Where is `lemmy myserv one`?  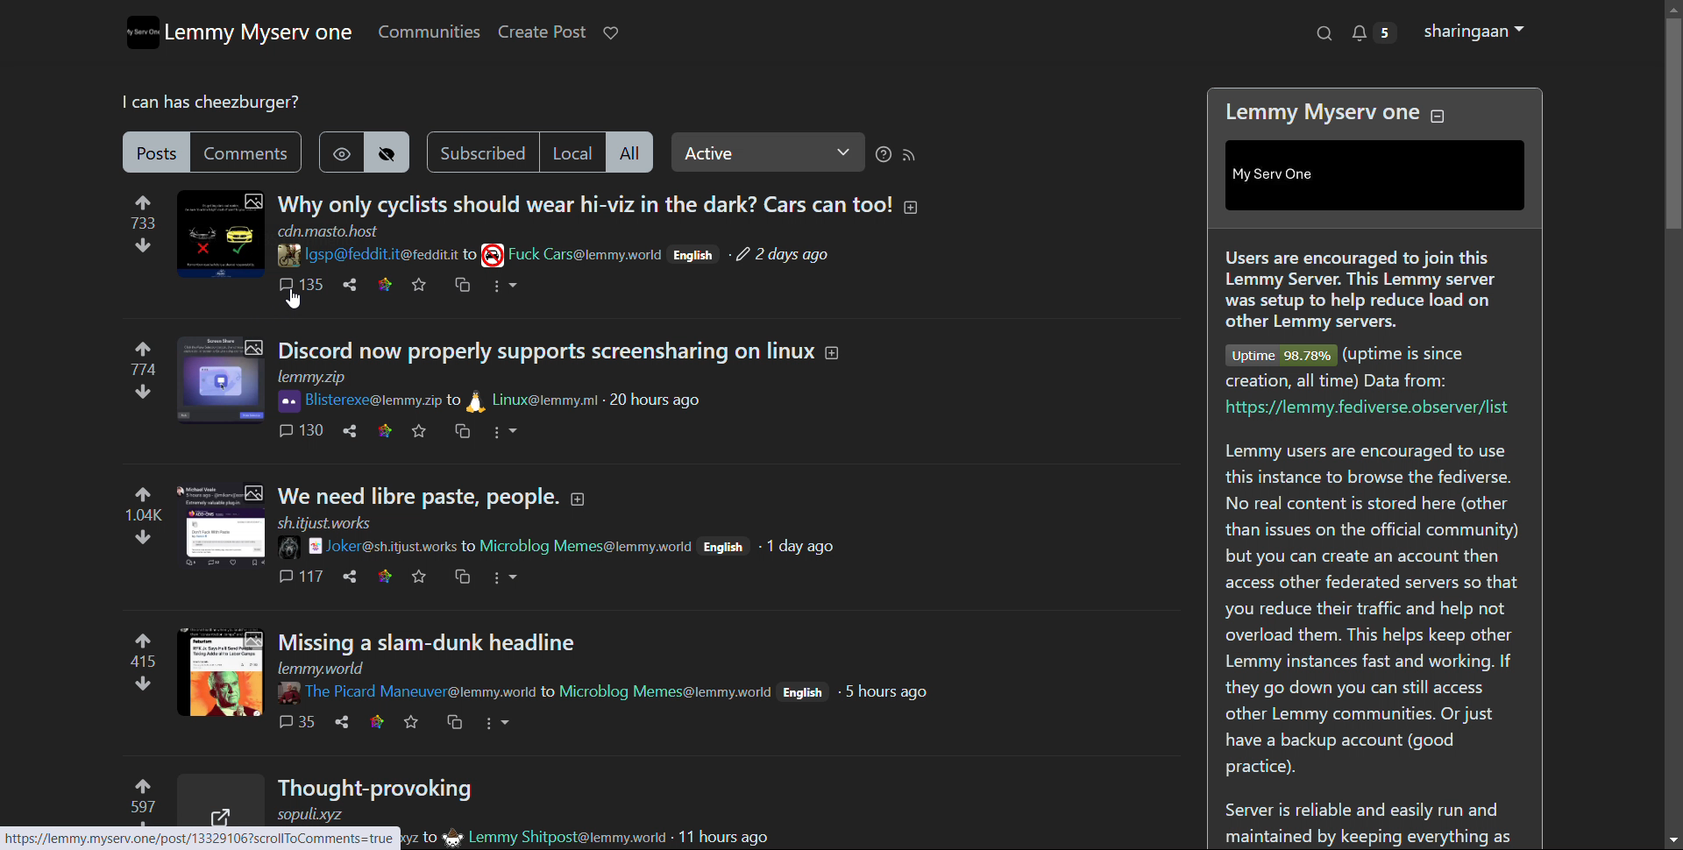 lemmy myserv one is located at coordinates (259, 34).